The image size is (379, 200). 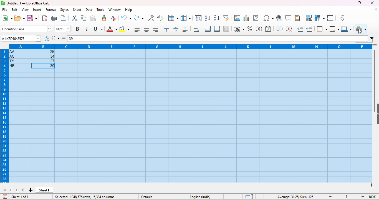 I want to click on sheet 1 of 1, so click(x=21, y=197).